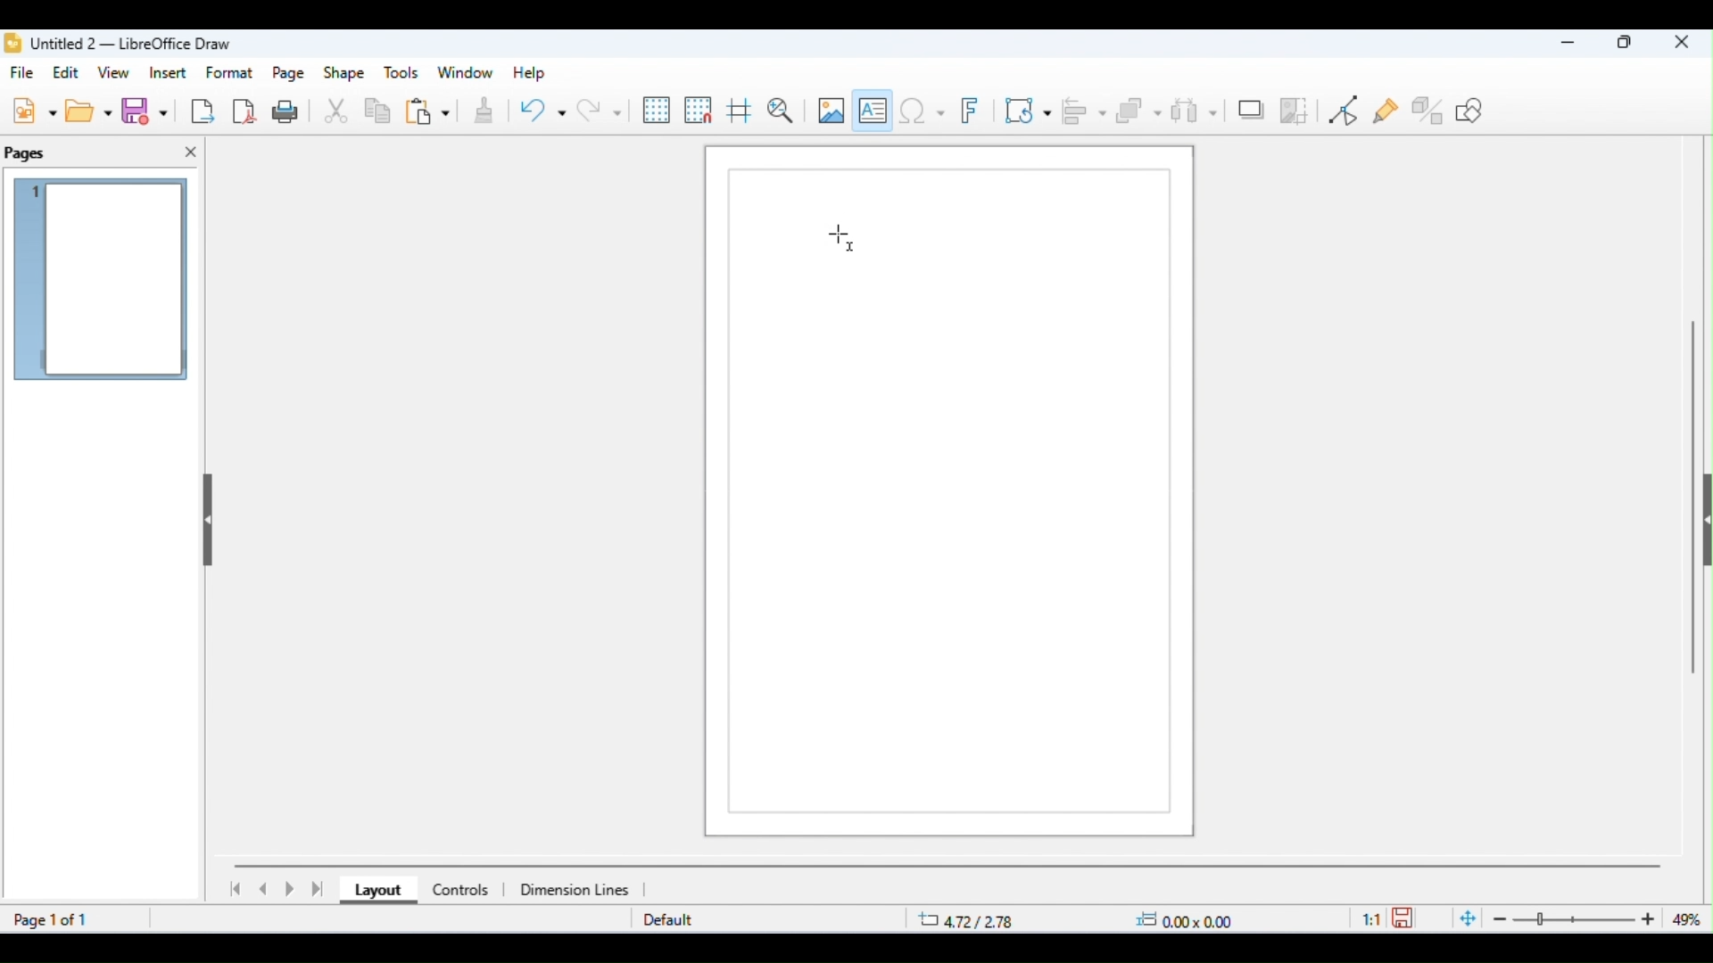 This screenshot has height=963, width=1713. What do you see at coordinates (1347, 111) in the screenshot?
I see `toggle point edit mode` at bounding box center [1347, 111].